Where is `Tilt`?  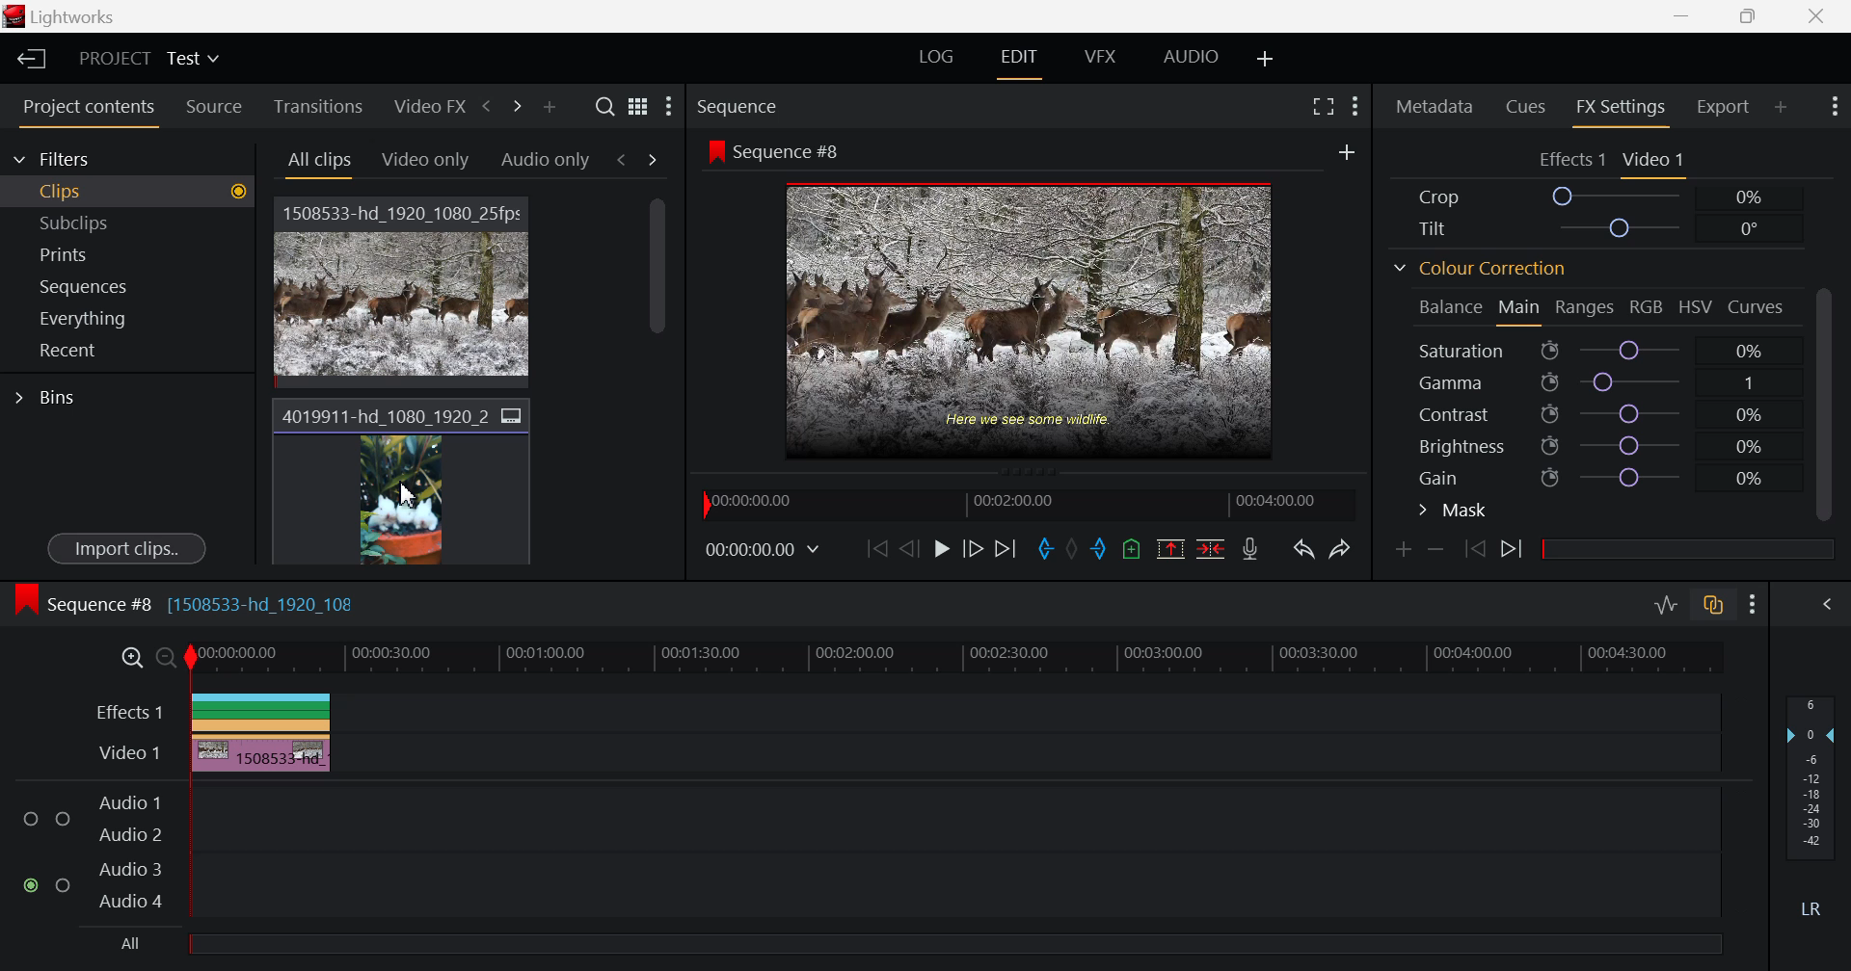 Tilt is located at coordinates (1593, 227).